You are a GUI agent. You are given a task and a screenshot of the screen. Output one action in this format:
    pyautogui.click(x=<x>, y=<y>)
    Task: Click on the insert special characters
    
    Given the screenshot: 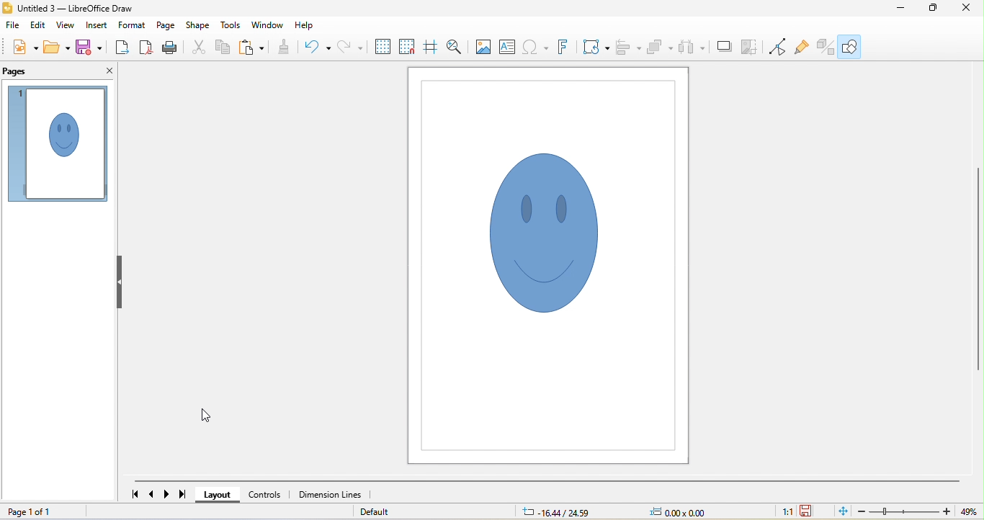 What is the action you would take?
    pyautogui.click(x=536, y=48)
    